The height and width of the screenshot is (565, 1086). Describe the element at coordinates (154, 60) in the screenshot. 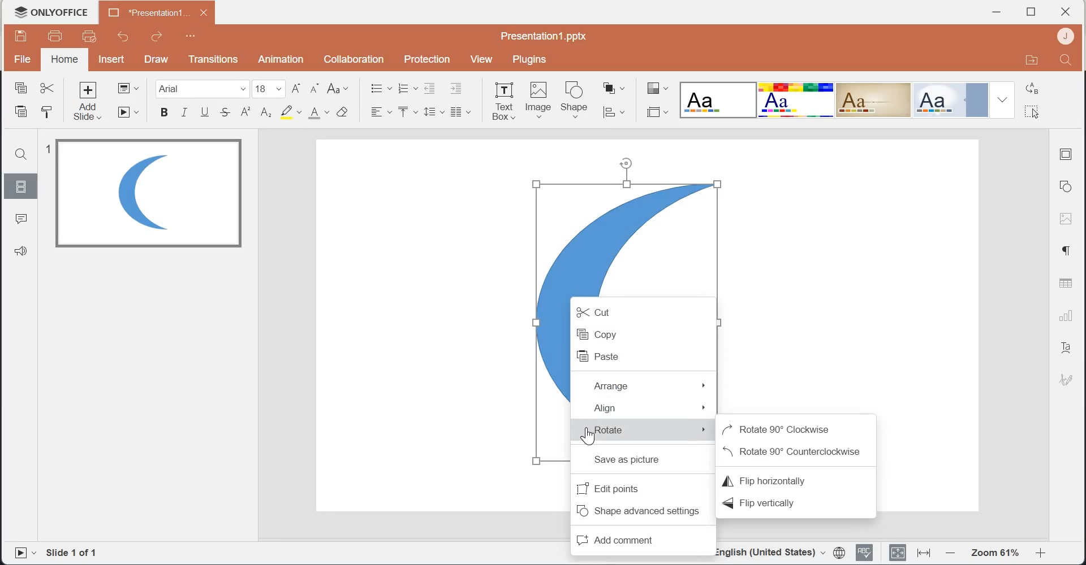

I see `Draw` at that location.